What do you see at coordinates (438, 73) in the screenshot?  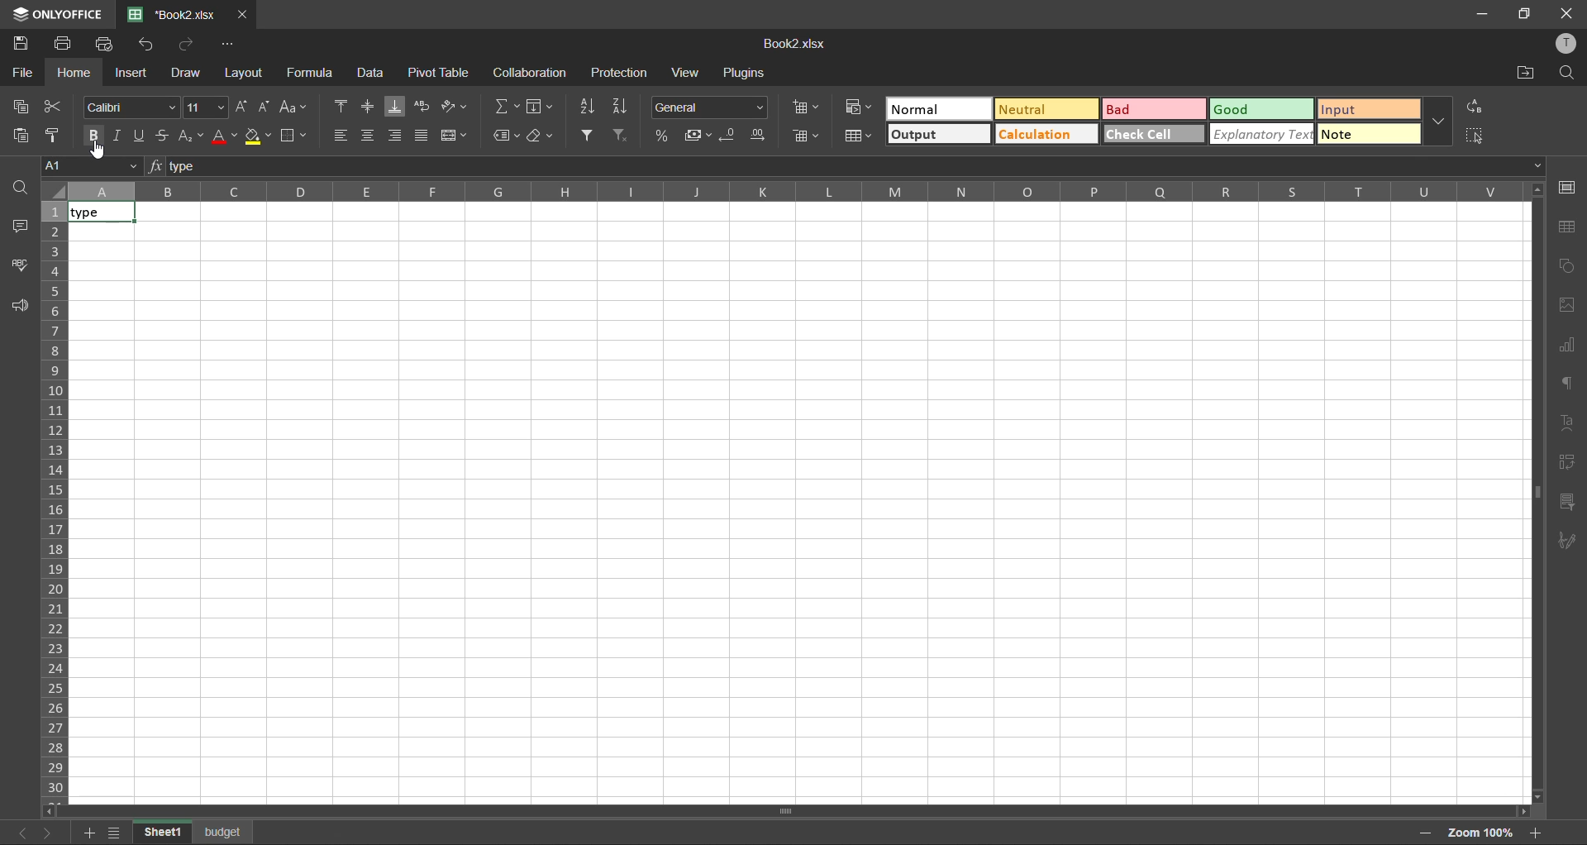 I see `pivot table` at bounding box center [438, 73].